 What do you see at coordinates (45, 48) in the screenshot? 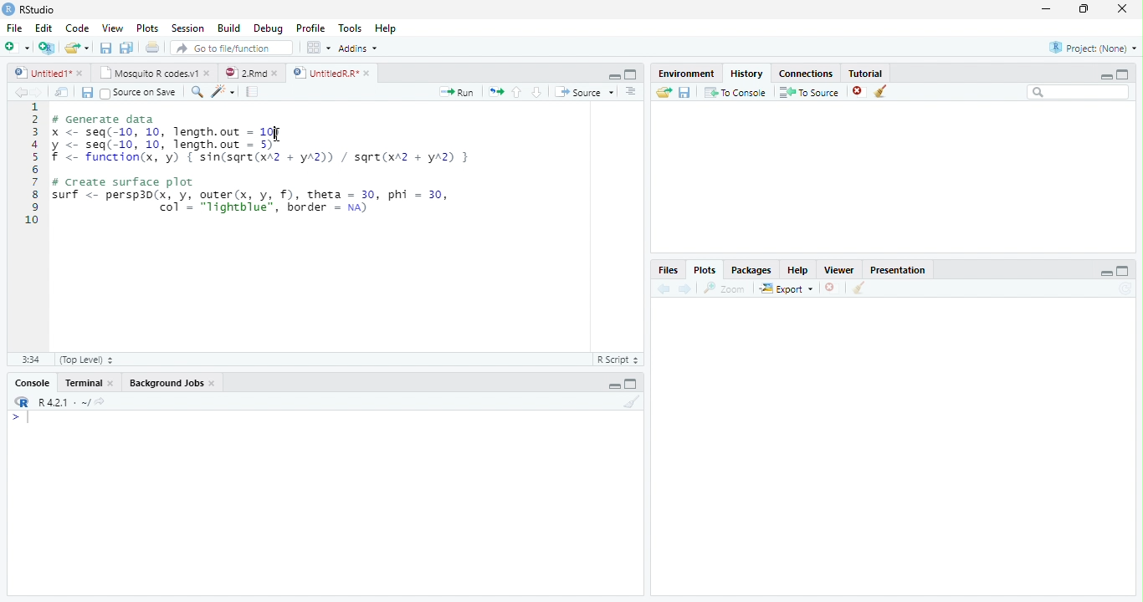
I see `Create a project` at bounding box center [45, 48].